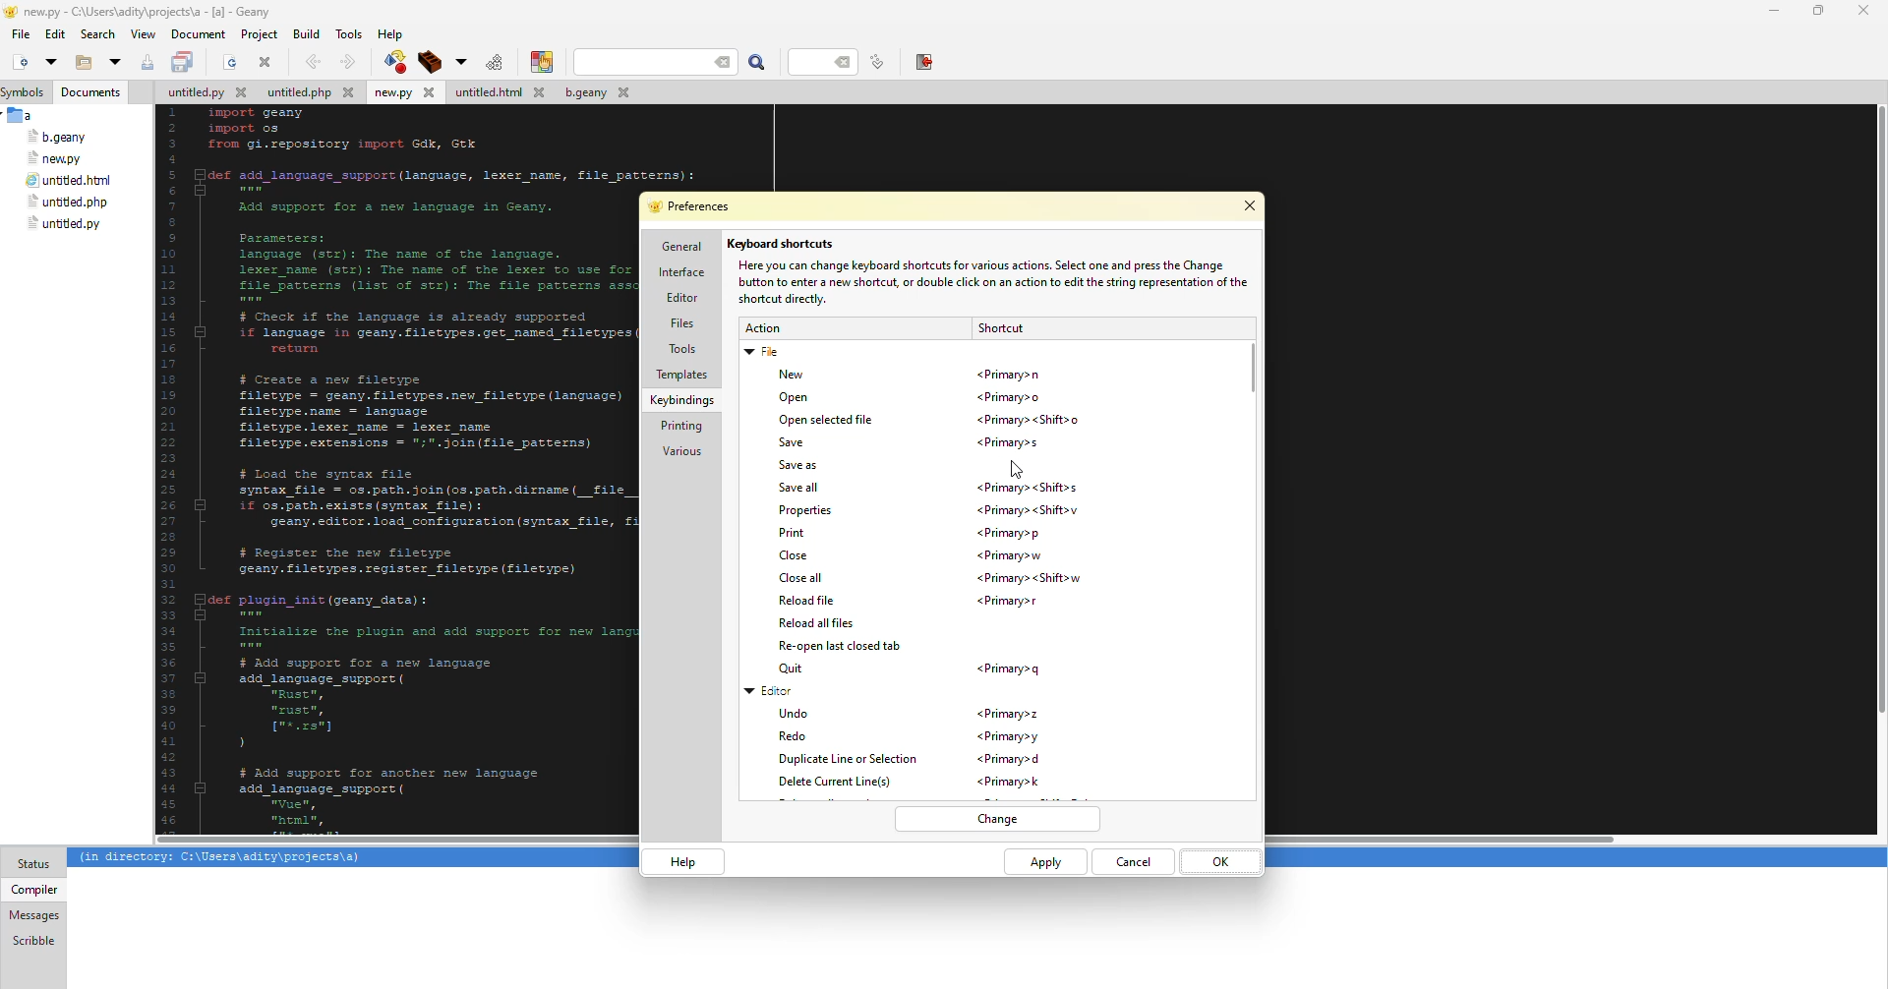  Describe the element at coordinates (184, 63) in the screenshot. I see `save` at that location.